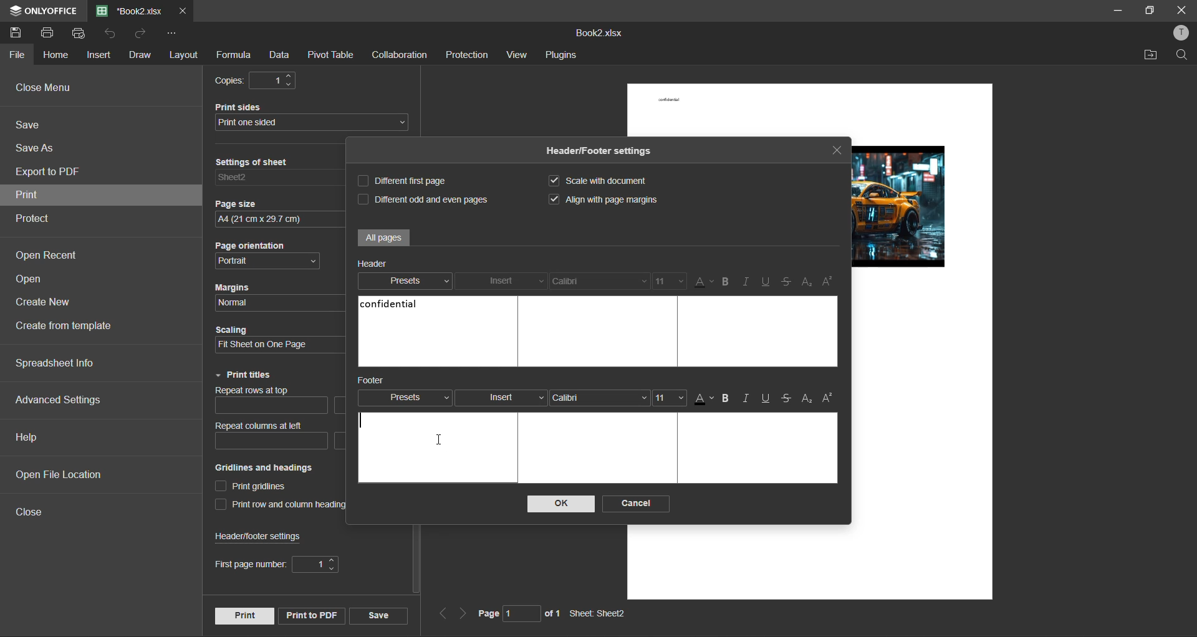 The height and width of the screenshot is (637, 1197). What do you see at coordinates (279, 180) in the screenshot?
I see `settings of sheet` at bounding box center [279, 180].